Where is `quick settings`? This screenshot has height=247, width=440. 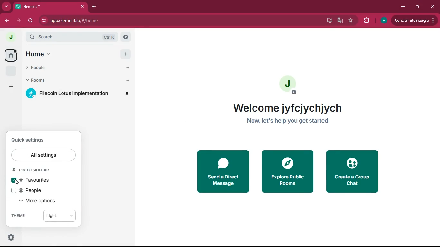 quick settings is located at coordinates (29, 140).